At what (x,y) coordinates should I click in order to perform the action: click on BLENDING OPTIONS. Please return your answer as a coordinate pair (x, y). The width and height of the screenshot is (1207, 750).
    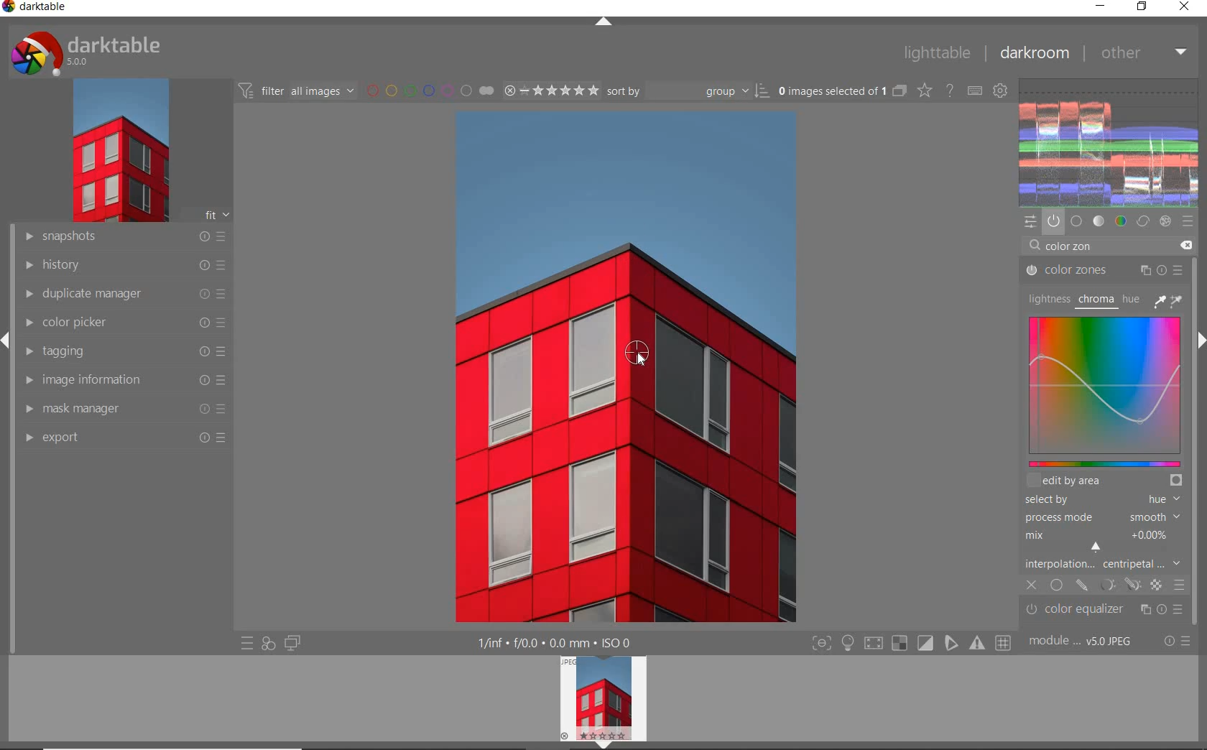
    Looking at the image, I should click on (1180, 584).